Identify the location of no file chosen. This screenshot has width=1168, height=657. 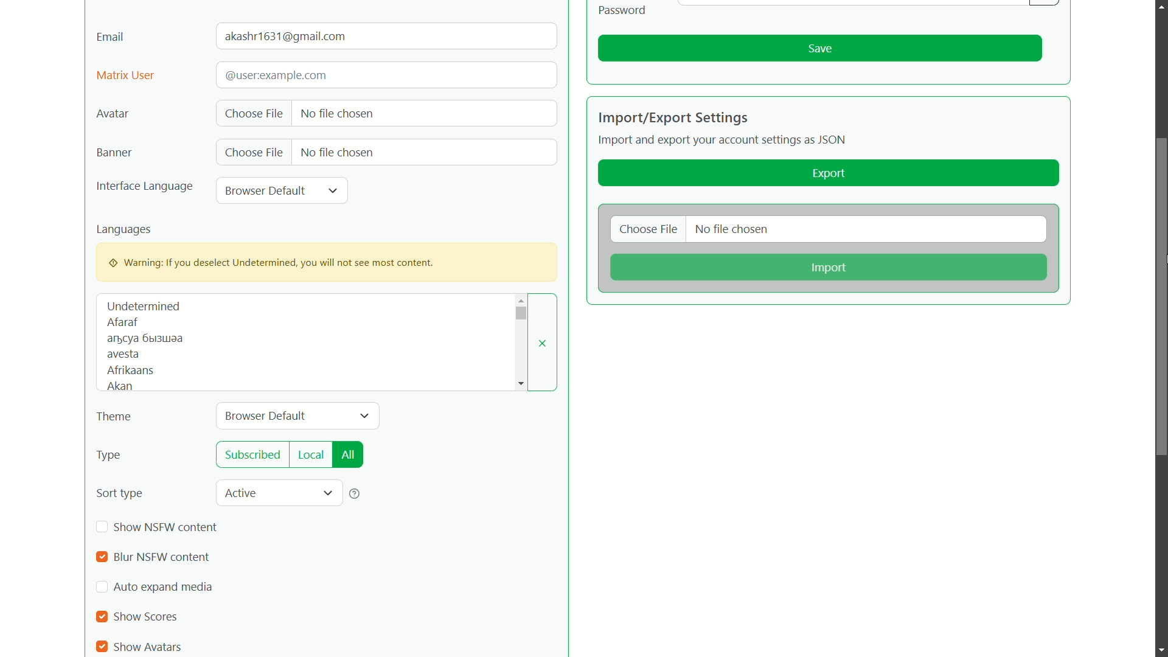
(337, 112).